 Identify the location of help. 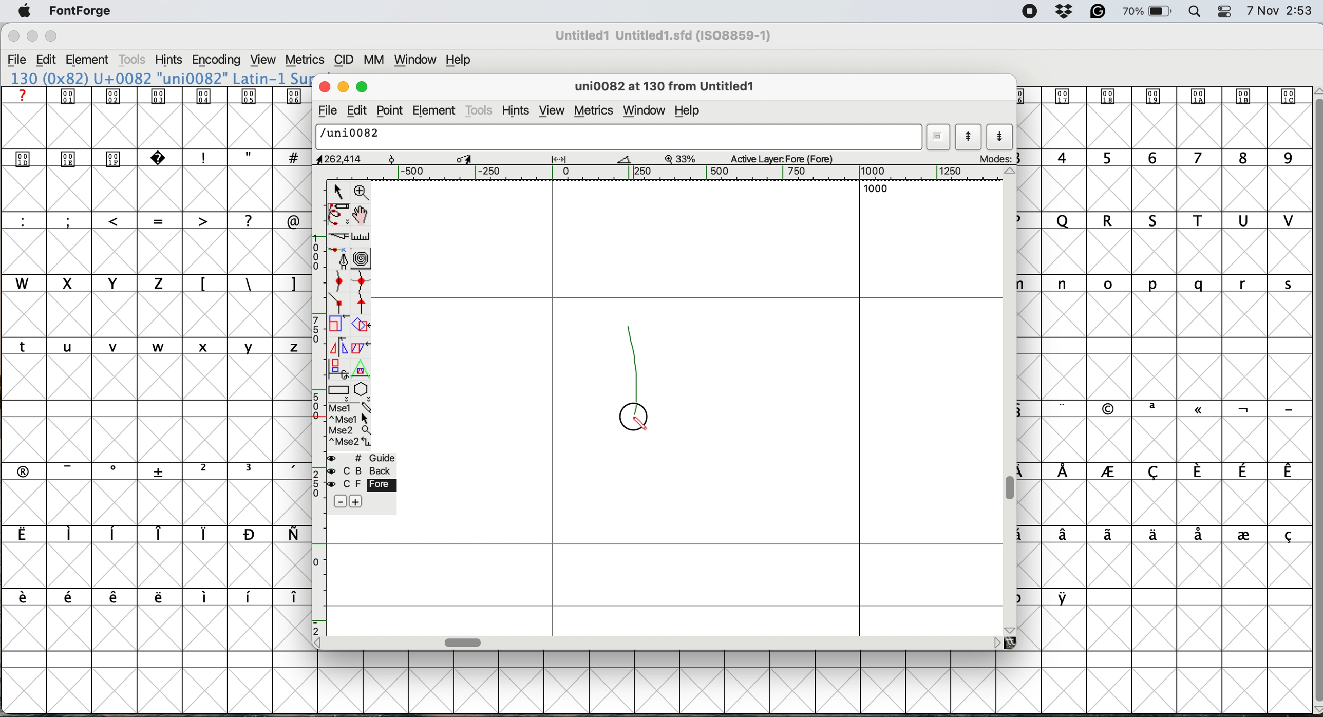
(692, 111).